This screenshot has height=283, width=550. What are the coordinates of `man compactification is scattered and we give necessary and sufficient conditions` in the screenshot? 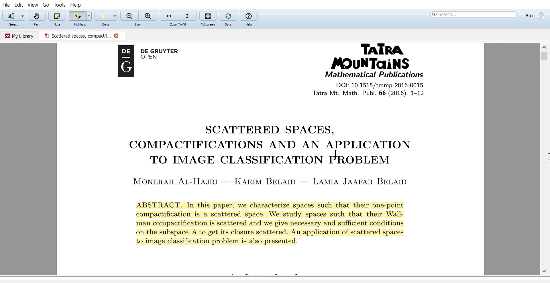 It's located at (277, 224).